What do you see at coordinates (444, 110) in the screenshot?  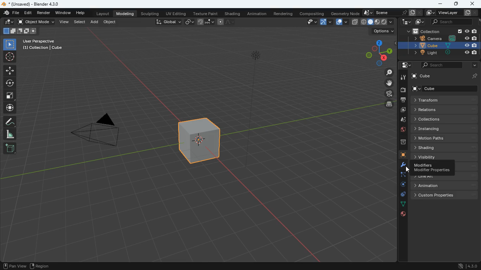 I see `relations` at bounding box center [444, 110].